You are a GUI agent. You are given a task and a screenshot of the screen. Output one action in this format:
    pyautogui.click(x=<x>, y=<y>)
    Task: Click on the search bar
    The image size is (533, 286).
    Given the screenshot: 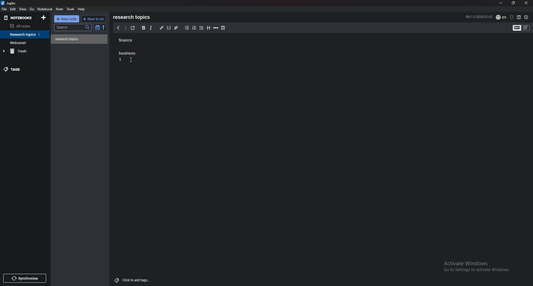 What is the action you would take?
    pyautogui.click(x=73, y=27)
    